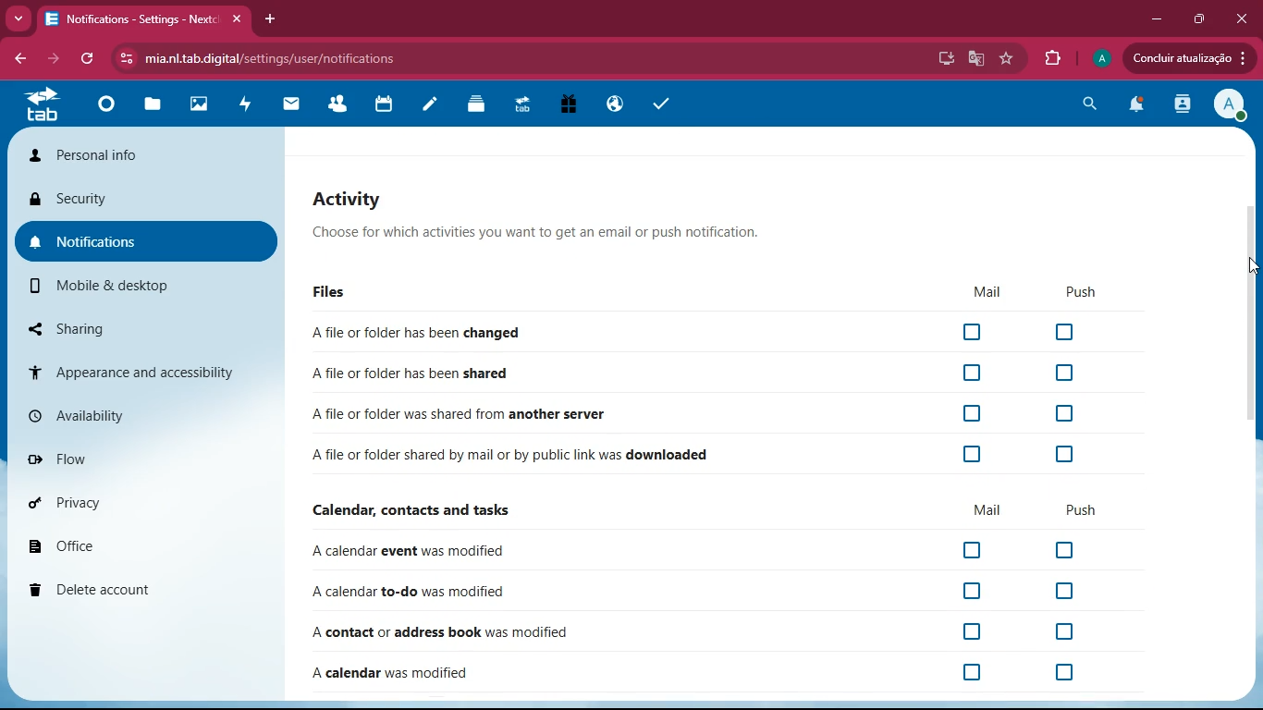 This screenshot has height=710, width=1263. Describe the element at coordinates (131, 288) in the screenshot. I see `mobile & desktop` at that location.